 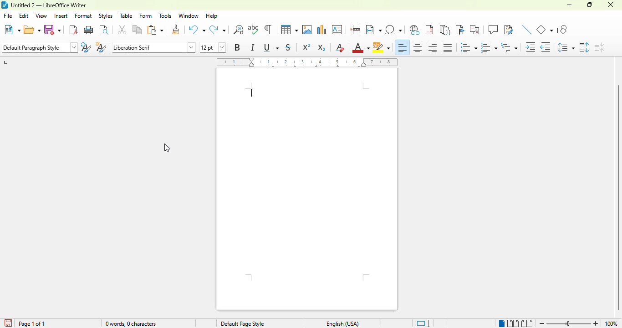 I want to click on increase paragraph spacing, so click(x=584, y=47).